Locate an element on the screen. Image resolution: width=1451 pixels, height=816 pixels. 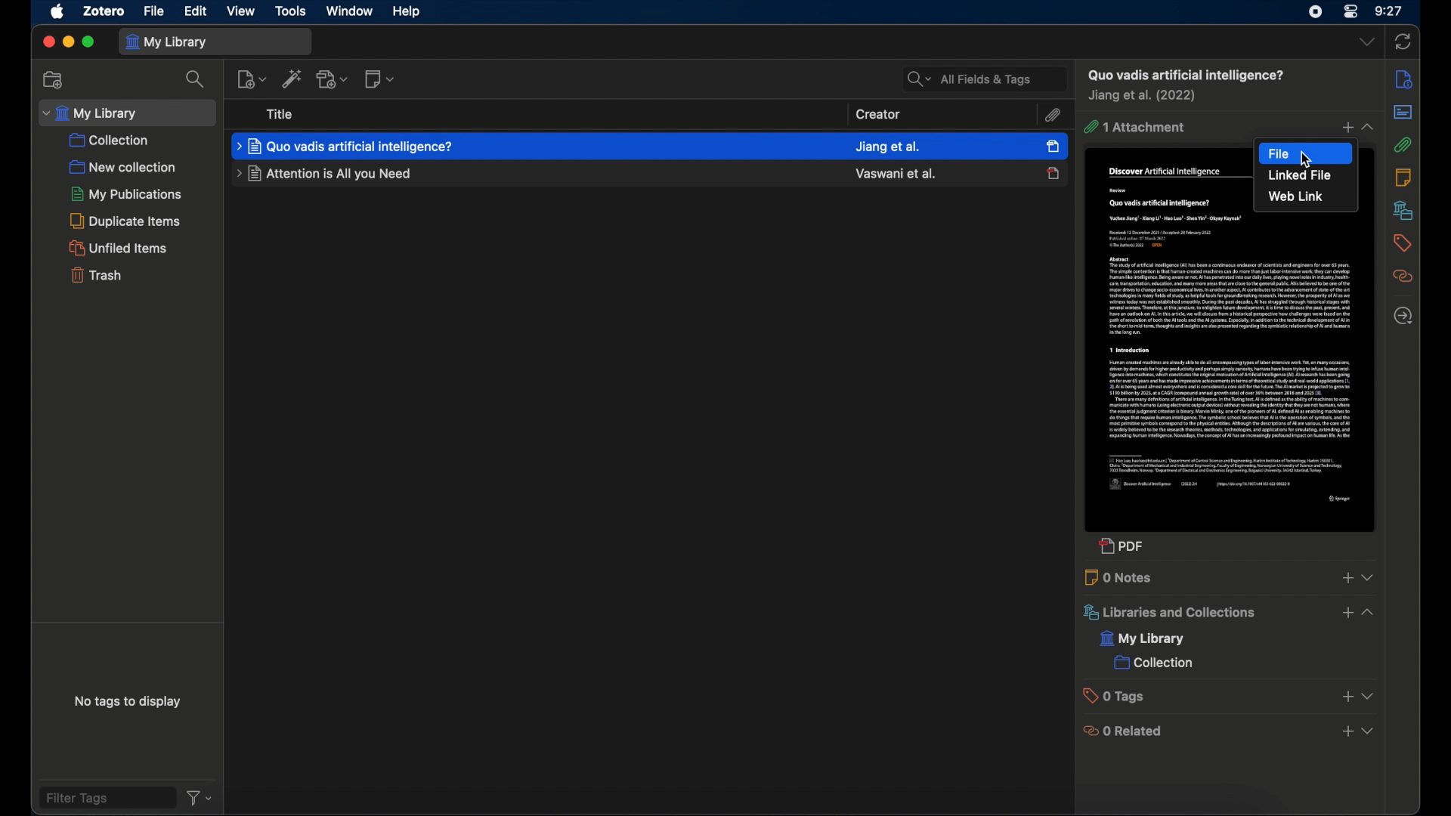
file is located at coordinates (1306, 153).